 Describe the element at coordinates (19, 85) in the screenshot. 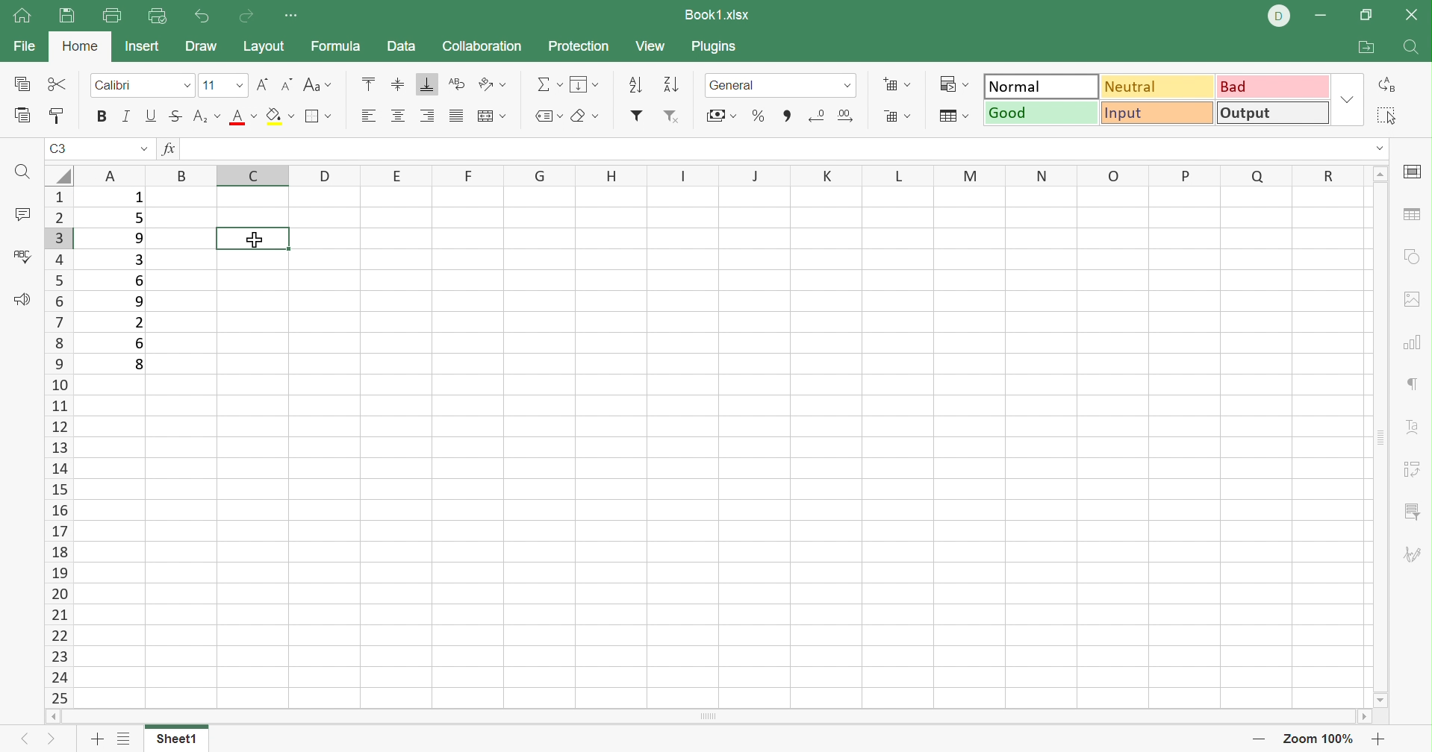

I see `Copy` at that location.